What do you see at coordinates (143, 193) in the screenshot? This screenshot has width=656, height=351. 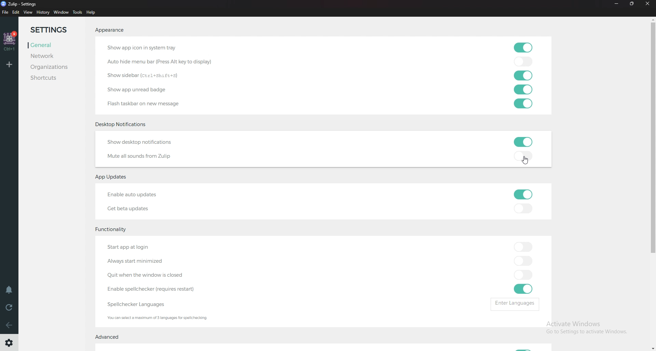 I see `enable auto updates` at bounding box center [143, 193].